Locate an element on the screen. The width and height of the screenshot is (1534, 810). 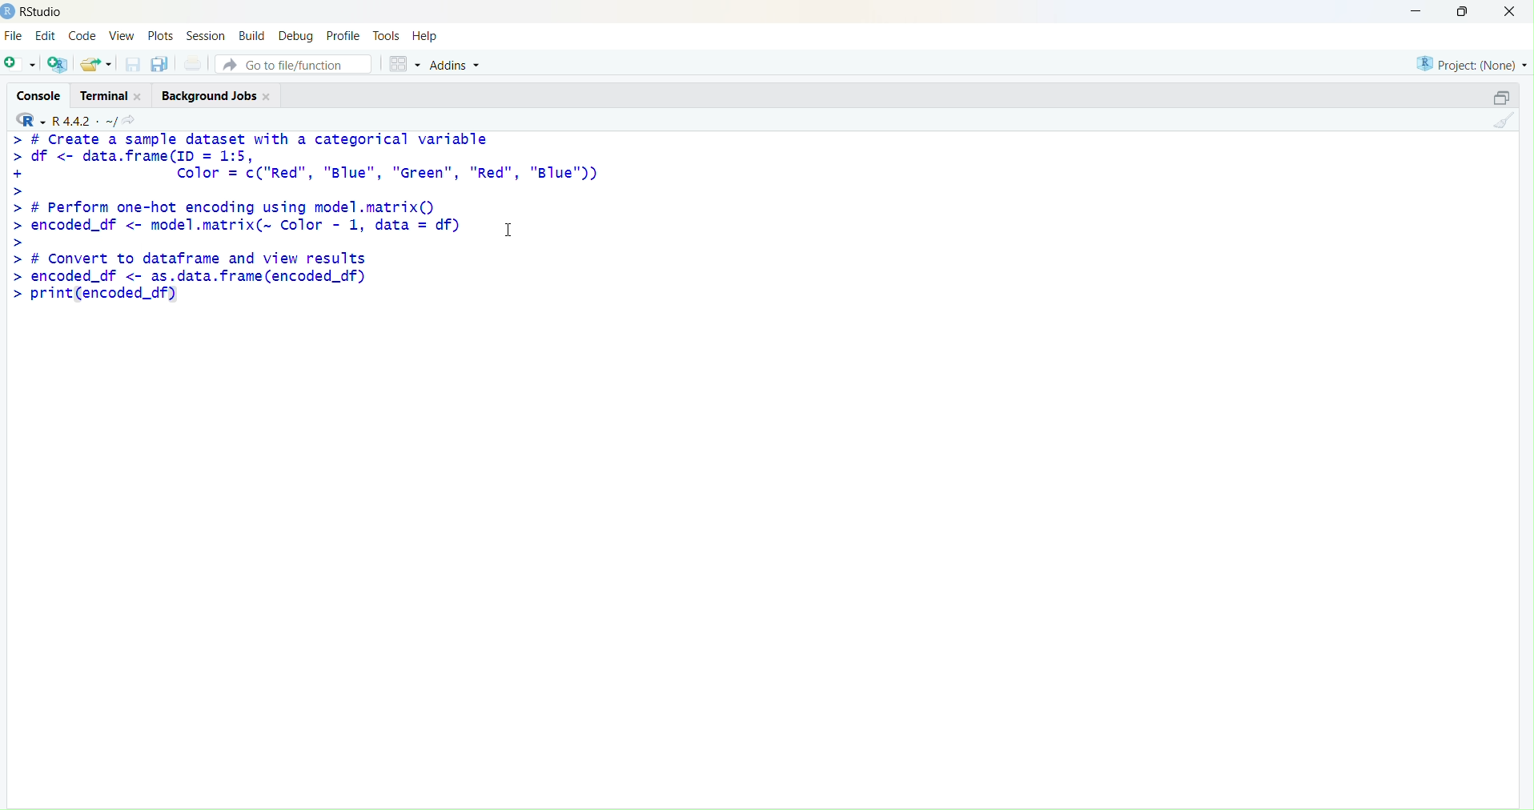
R 4.4.2 ~/ is located at coordinates (84, 121).